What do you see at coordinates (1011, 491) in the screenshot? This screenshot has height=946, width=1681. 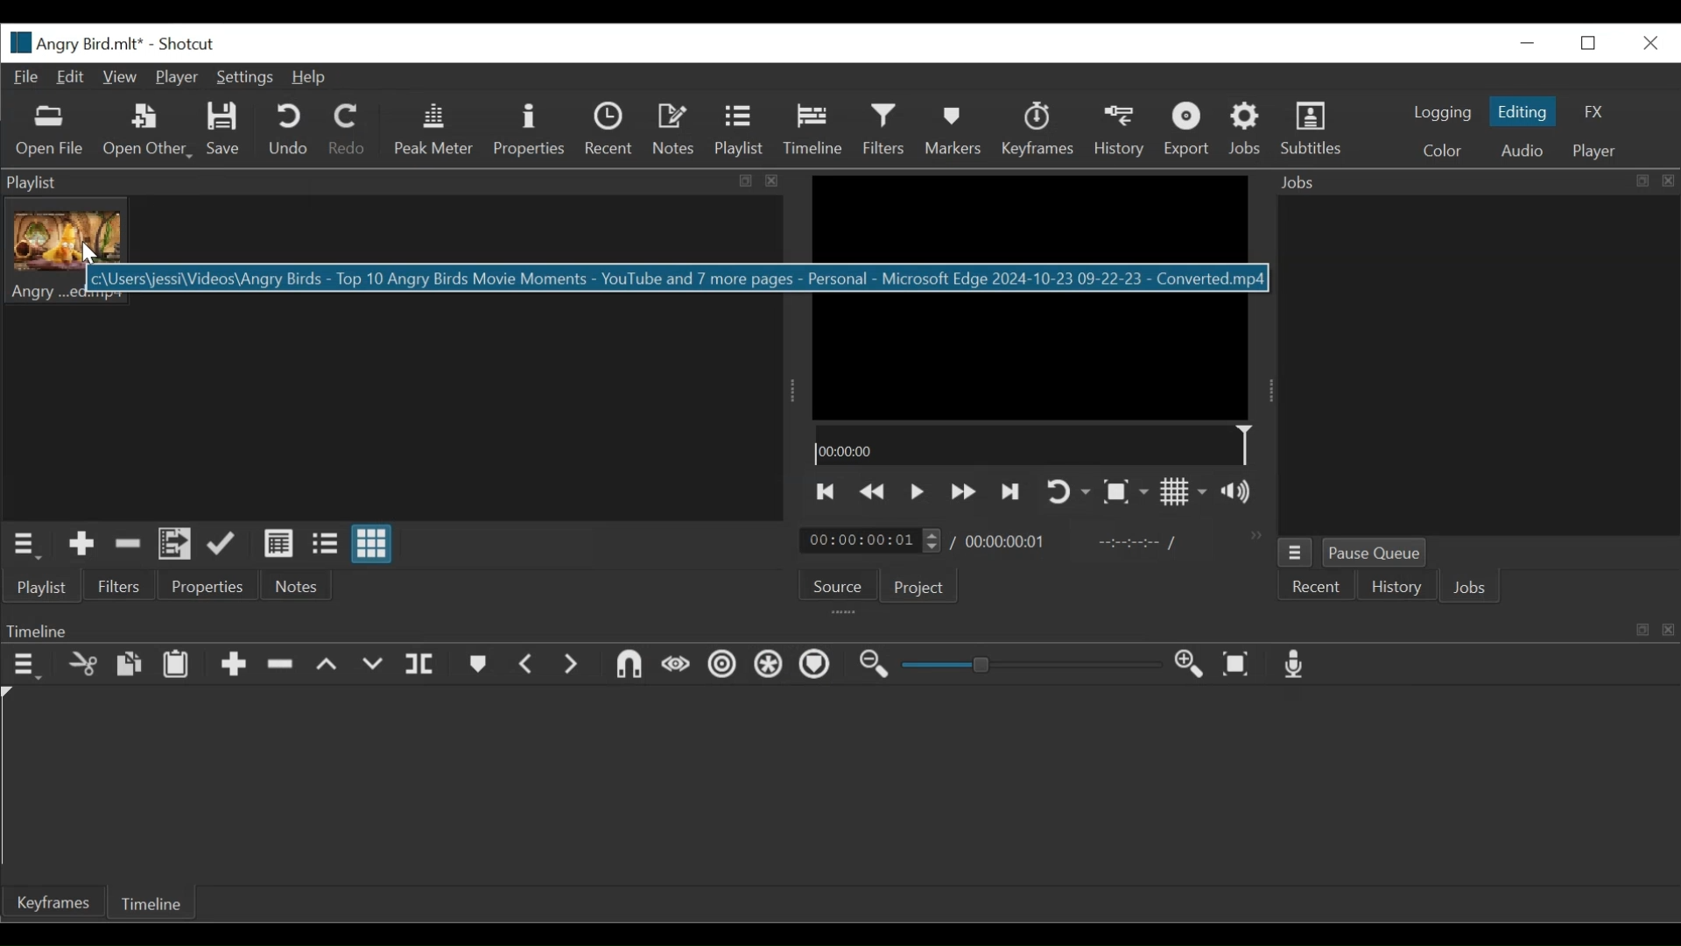 I see `Skip to the next point` at bounding box center [1011, 491].